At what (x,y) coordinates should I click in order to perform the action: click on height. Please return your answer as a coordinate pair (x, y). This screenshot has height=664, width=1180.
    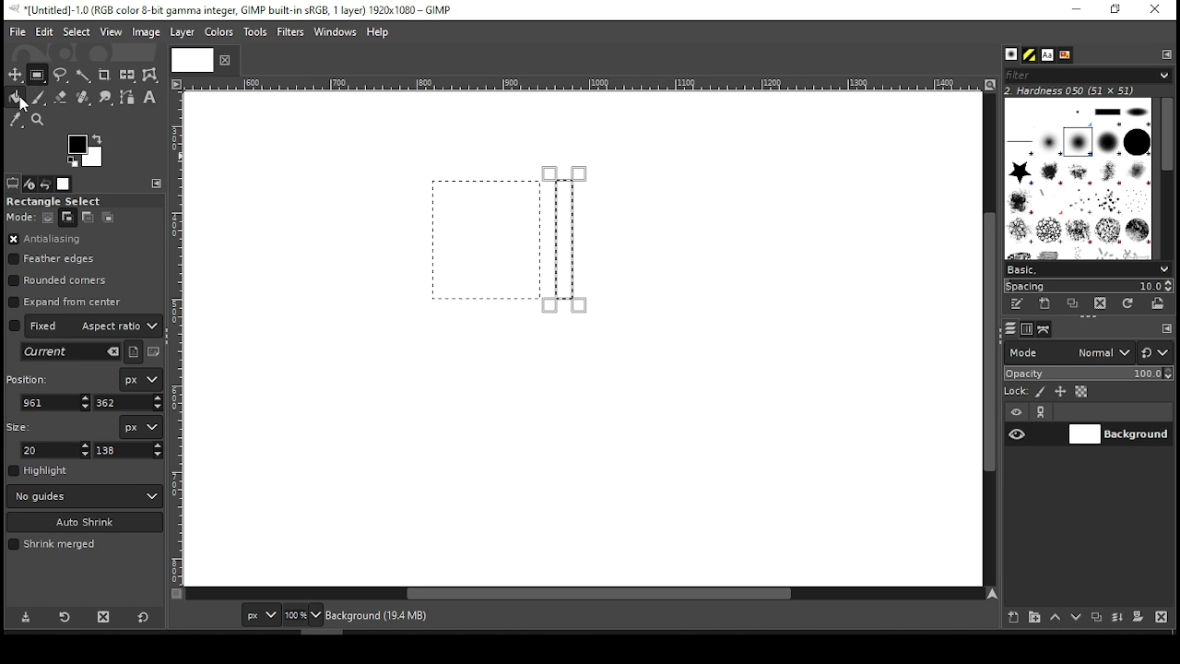
    Looking at the image, I should click on (129, 450).